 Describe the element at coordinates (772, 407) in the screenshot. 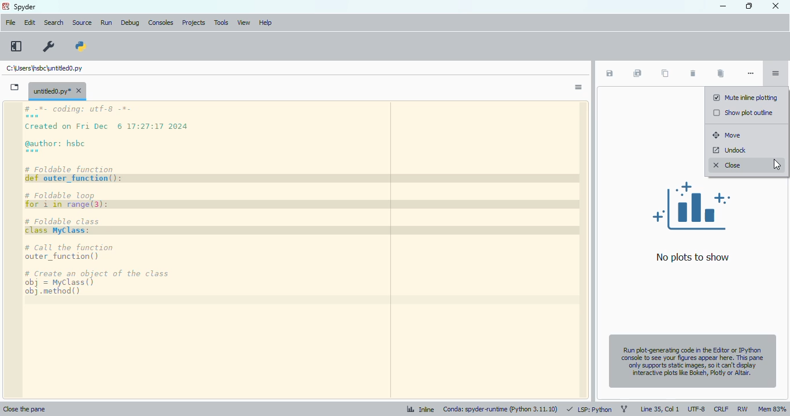

I see `Mem 83%` at that location.